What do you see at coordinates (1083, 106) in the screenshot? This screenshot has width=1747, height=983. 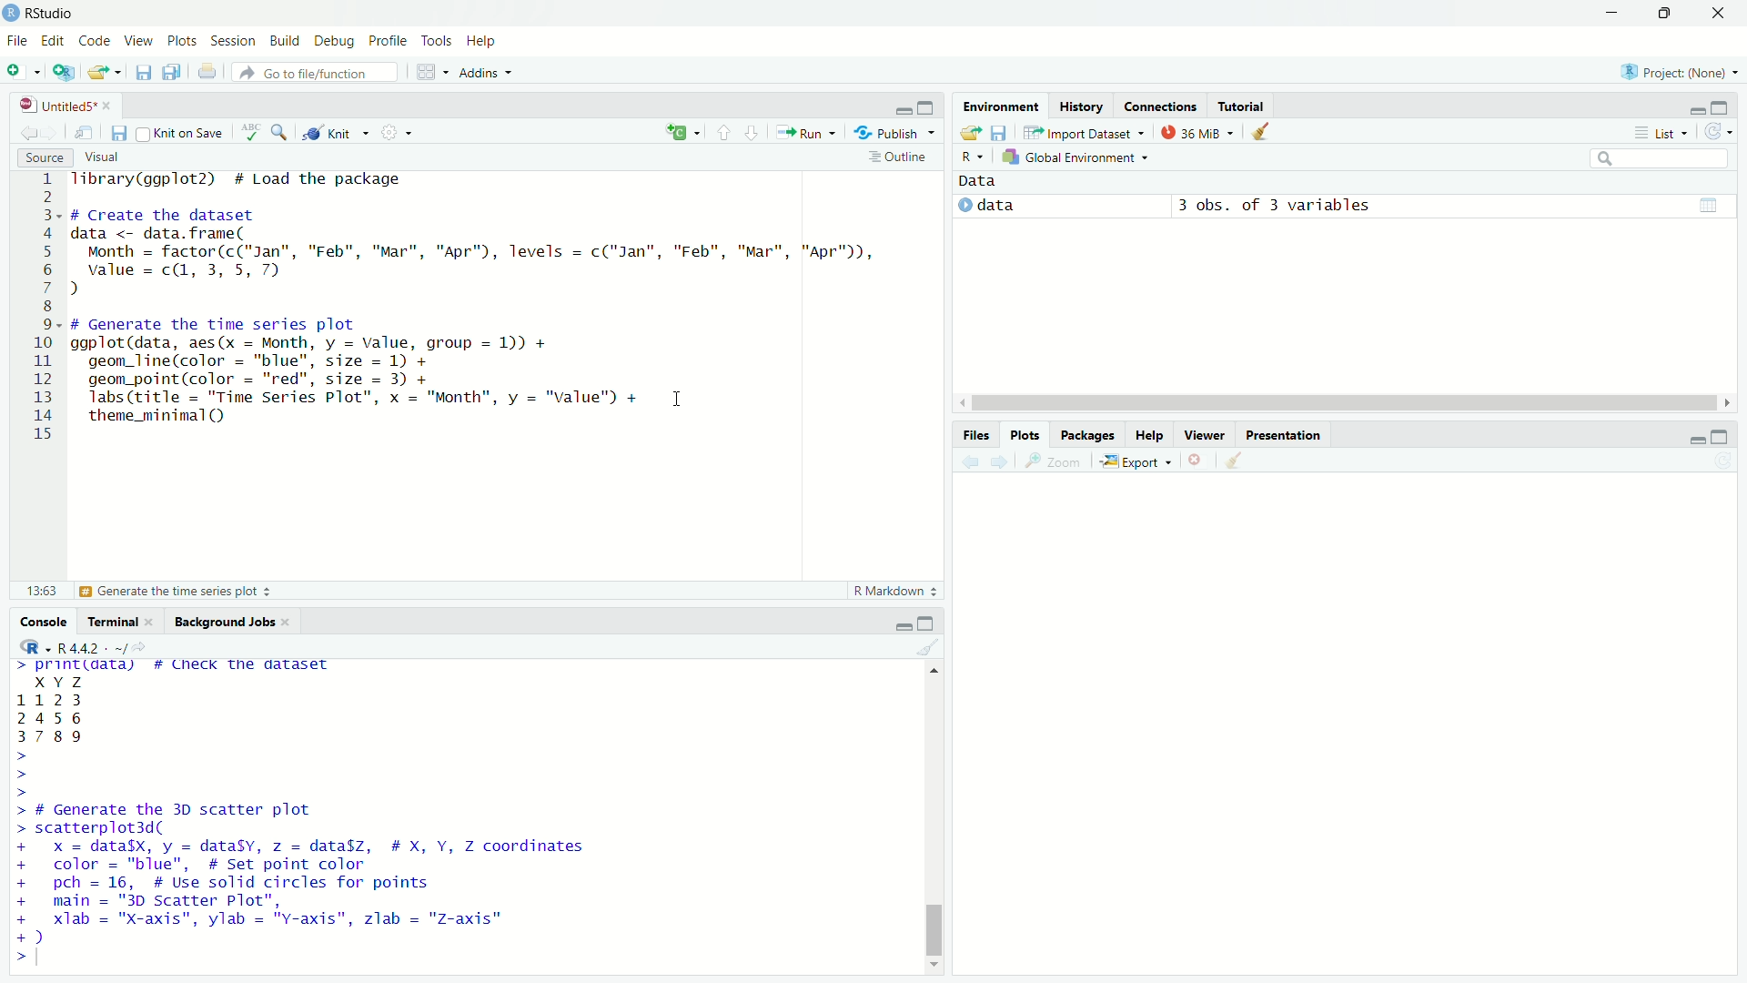 I see `History` at bounding box center [1083, 106].